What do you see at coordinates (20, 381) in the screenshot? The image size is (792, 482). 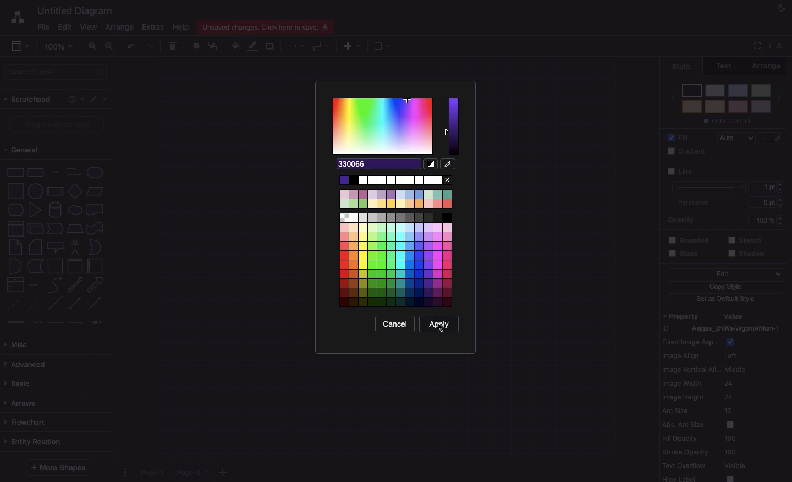 I see `Basic` at bounding box center [20, 381].